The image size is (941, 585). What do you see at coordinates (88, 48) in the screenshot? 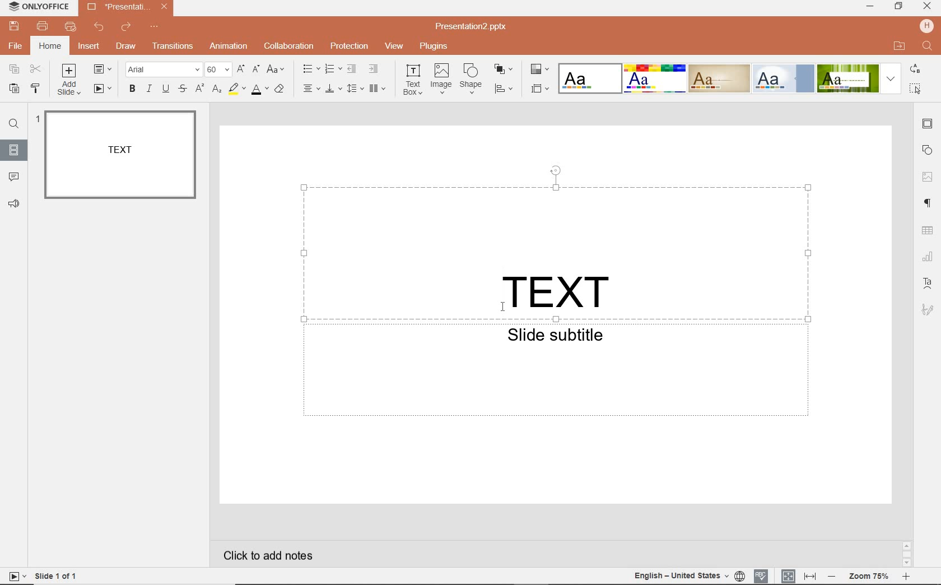
I see `INSERT` at bounding box center [88, 48].